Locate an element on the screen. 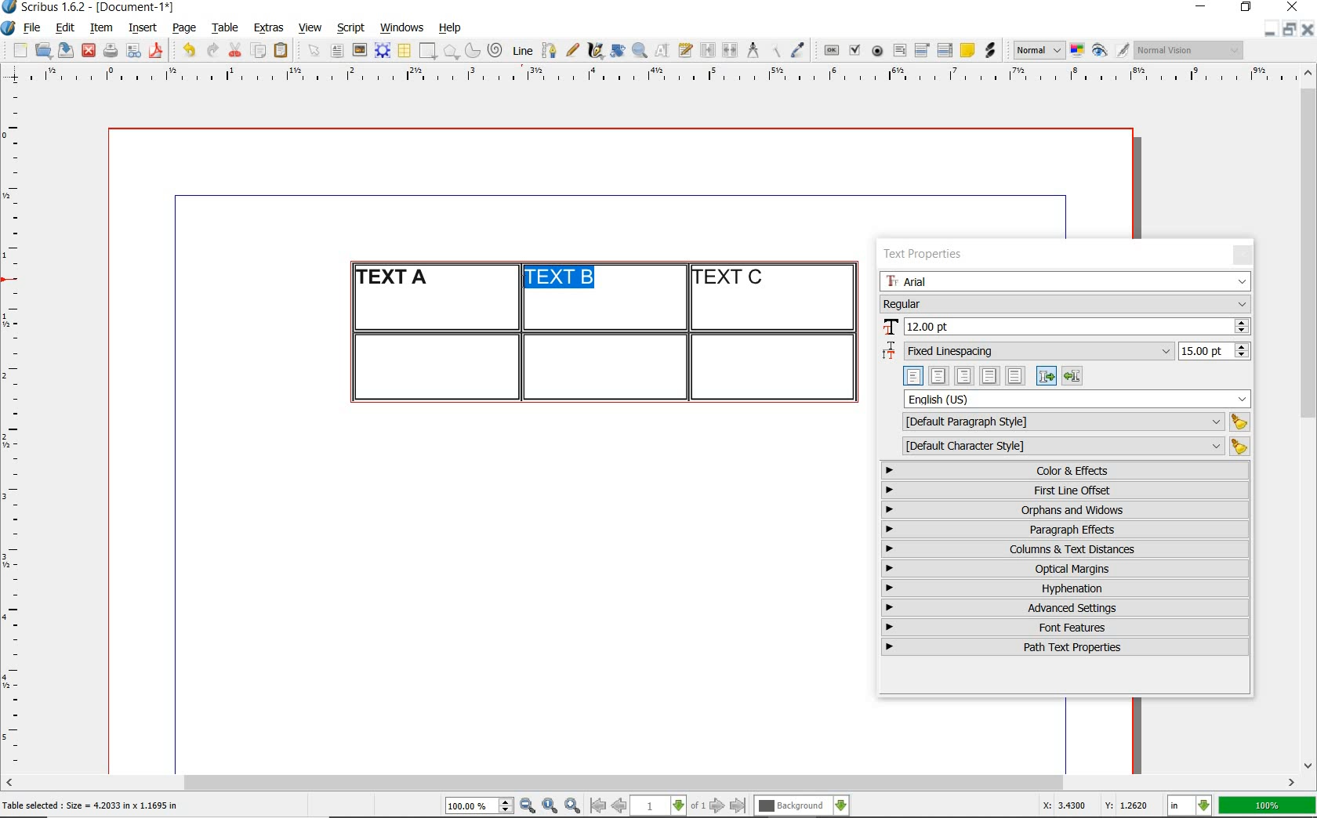 Image resolution: width=1317 pixels, height=818 pixels. font size is located at coordinates (1065, 328).